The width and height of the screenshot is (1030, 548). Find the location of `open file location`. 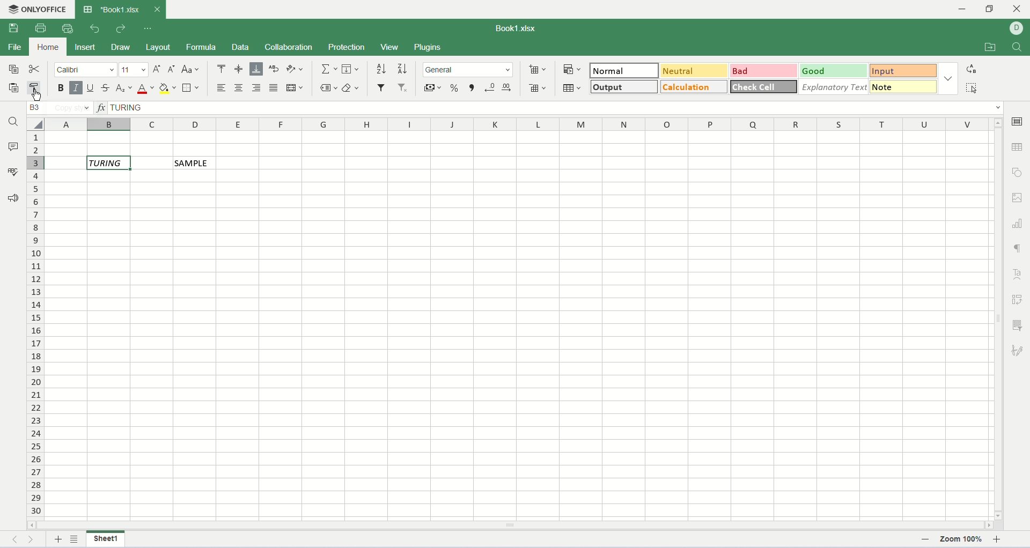

open file location is located at coordinates (989, 47).